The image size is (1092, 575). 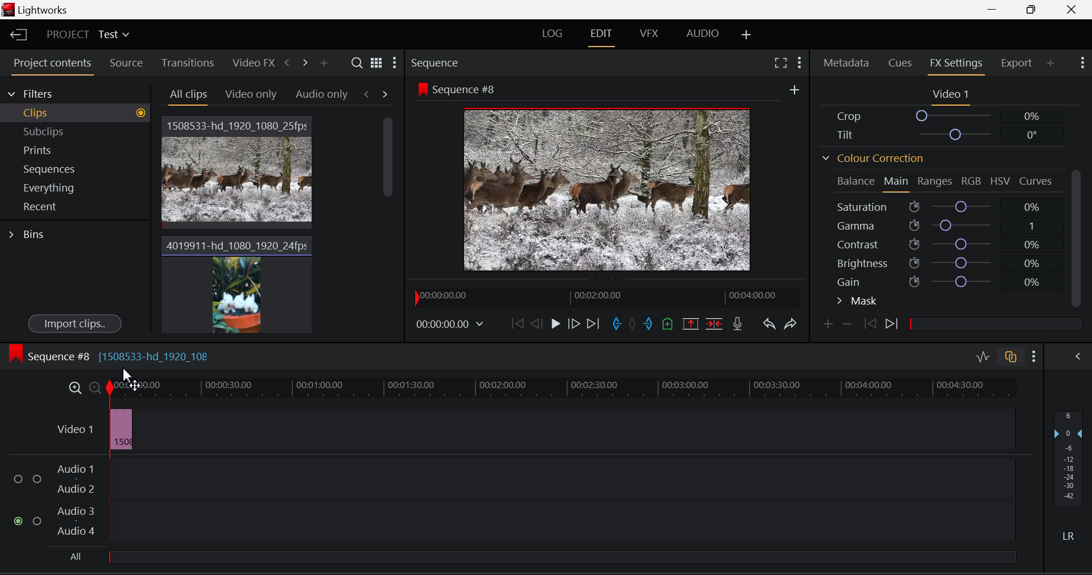 What do you see at coordinates (241, 286) in the screenshot?
I see `Video Clip 2` at bounding box center [241, 286].